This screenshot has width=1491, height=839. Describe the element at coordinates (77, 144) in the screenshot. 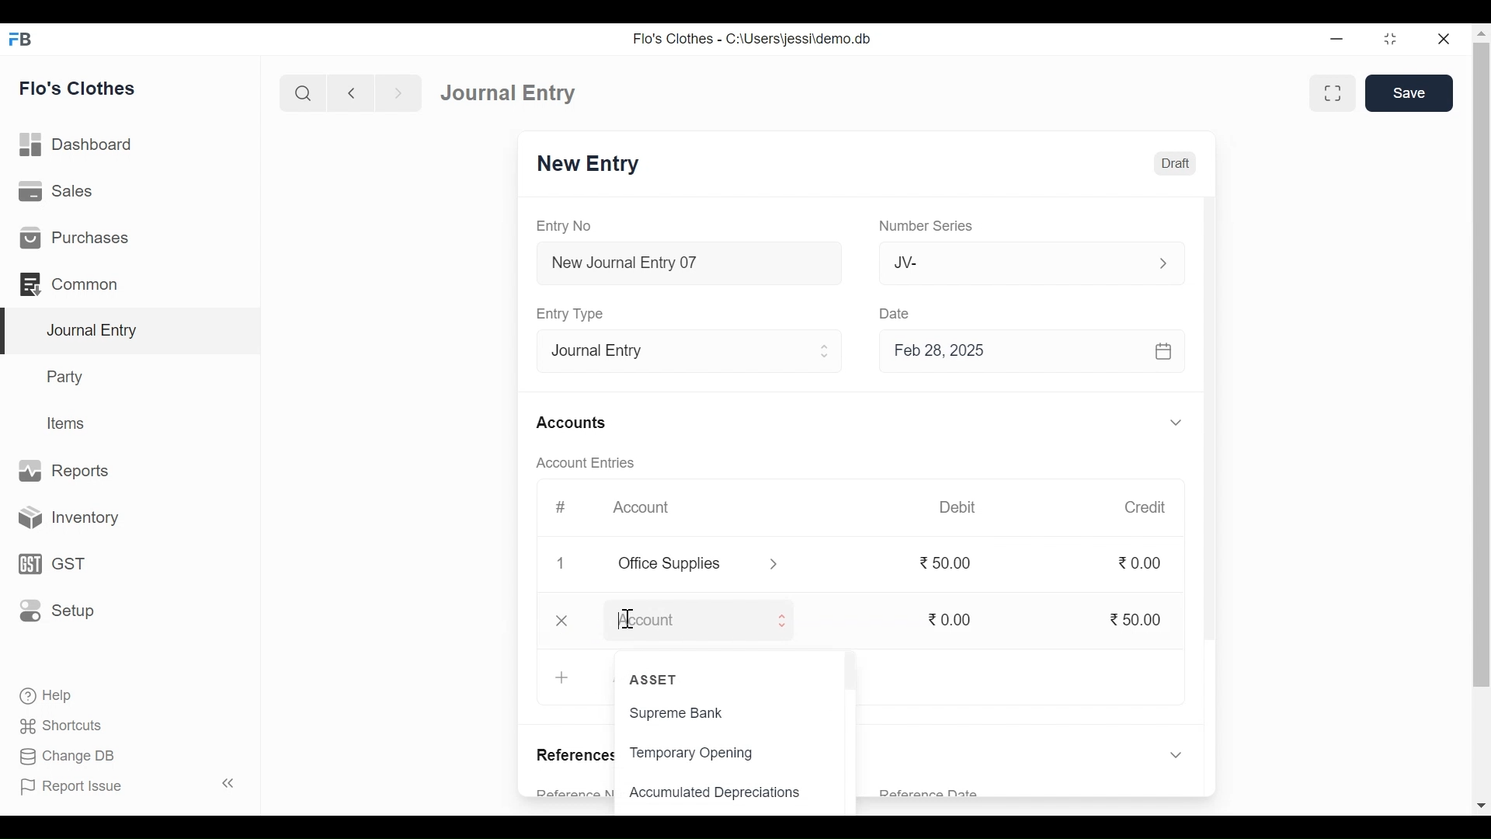

I see `Dashboard` at that location.